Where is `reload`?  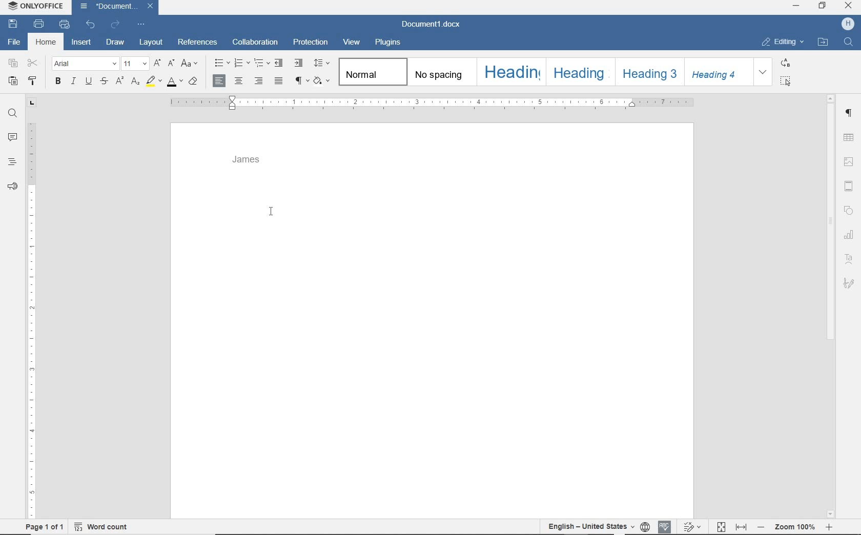 reload is located at coordinates (116, 23).